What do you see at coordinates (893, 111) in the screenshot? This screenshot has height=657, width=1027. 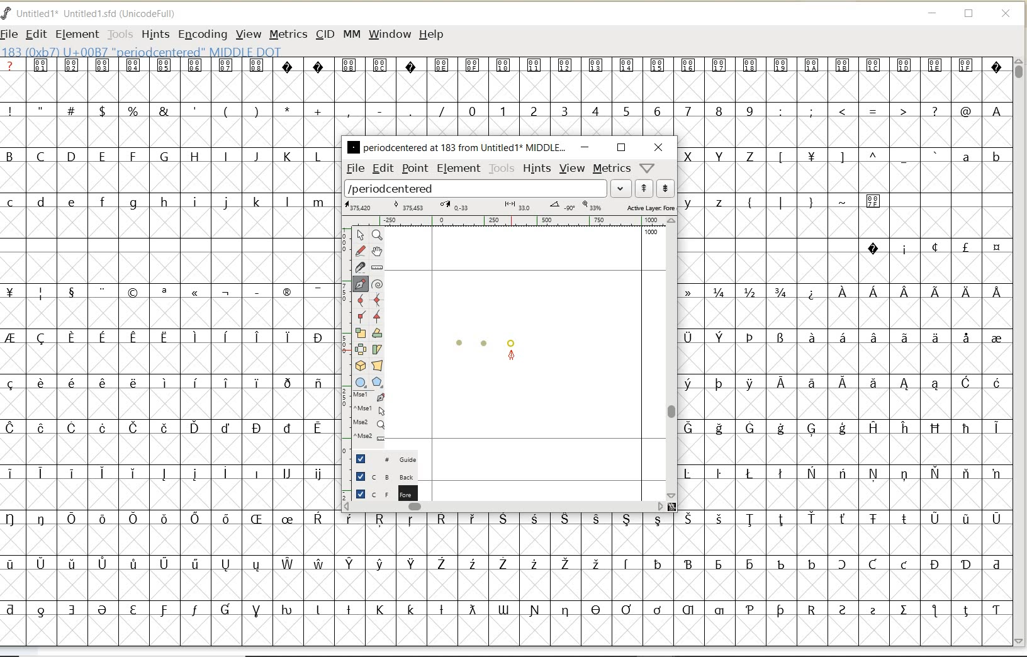 I see `special characters` at bounding box center [893, 111].